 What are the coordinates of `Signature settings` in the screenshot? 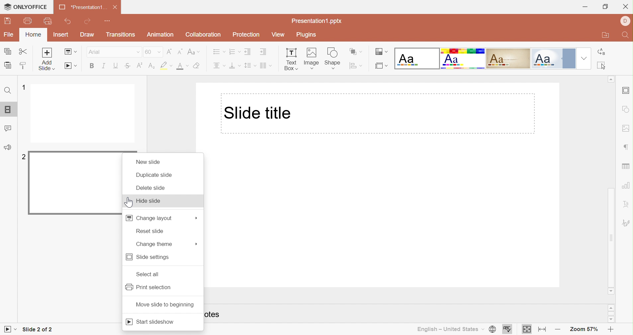 It's located at (626, 222).